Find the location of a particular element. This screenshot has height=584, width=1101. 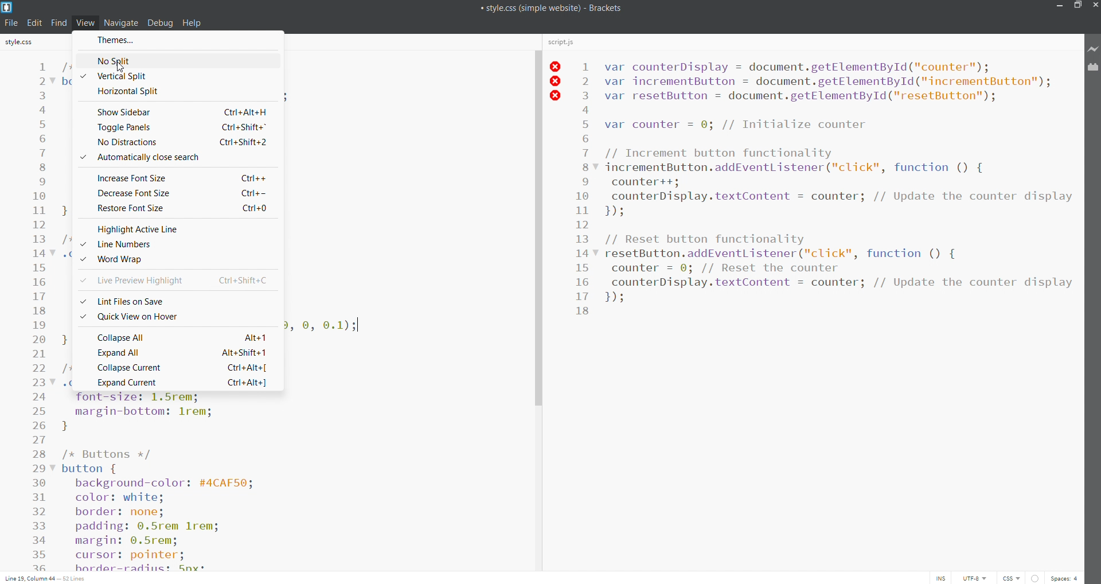

horizontal split is located at coordinates (177, 91).